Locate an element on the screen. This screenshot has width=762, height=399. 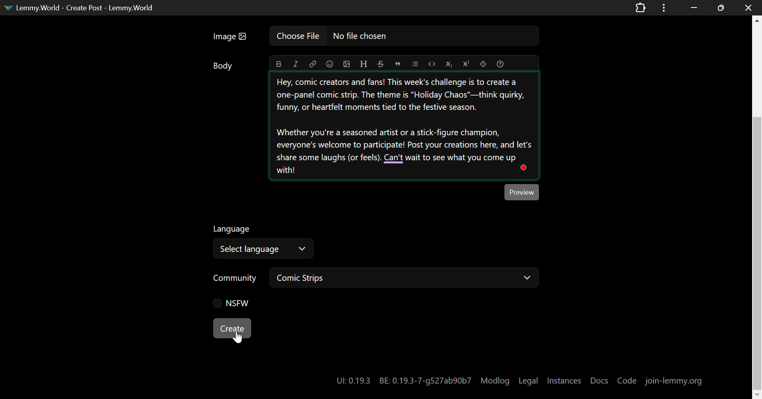
upload image is located at coordinates (347, 64).